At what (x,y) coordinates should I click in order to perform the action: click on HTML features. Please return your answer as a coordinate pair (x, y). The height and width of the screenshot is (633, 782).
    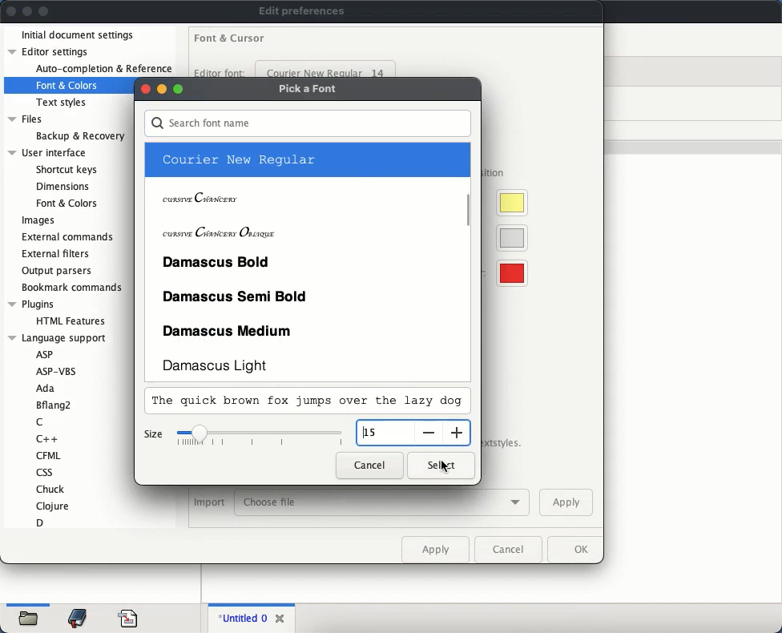
    Looking at the image, I should click on (73, 321).